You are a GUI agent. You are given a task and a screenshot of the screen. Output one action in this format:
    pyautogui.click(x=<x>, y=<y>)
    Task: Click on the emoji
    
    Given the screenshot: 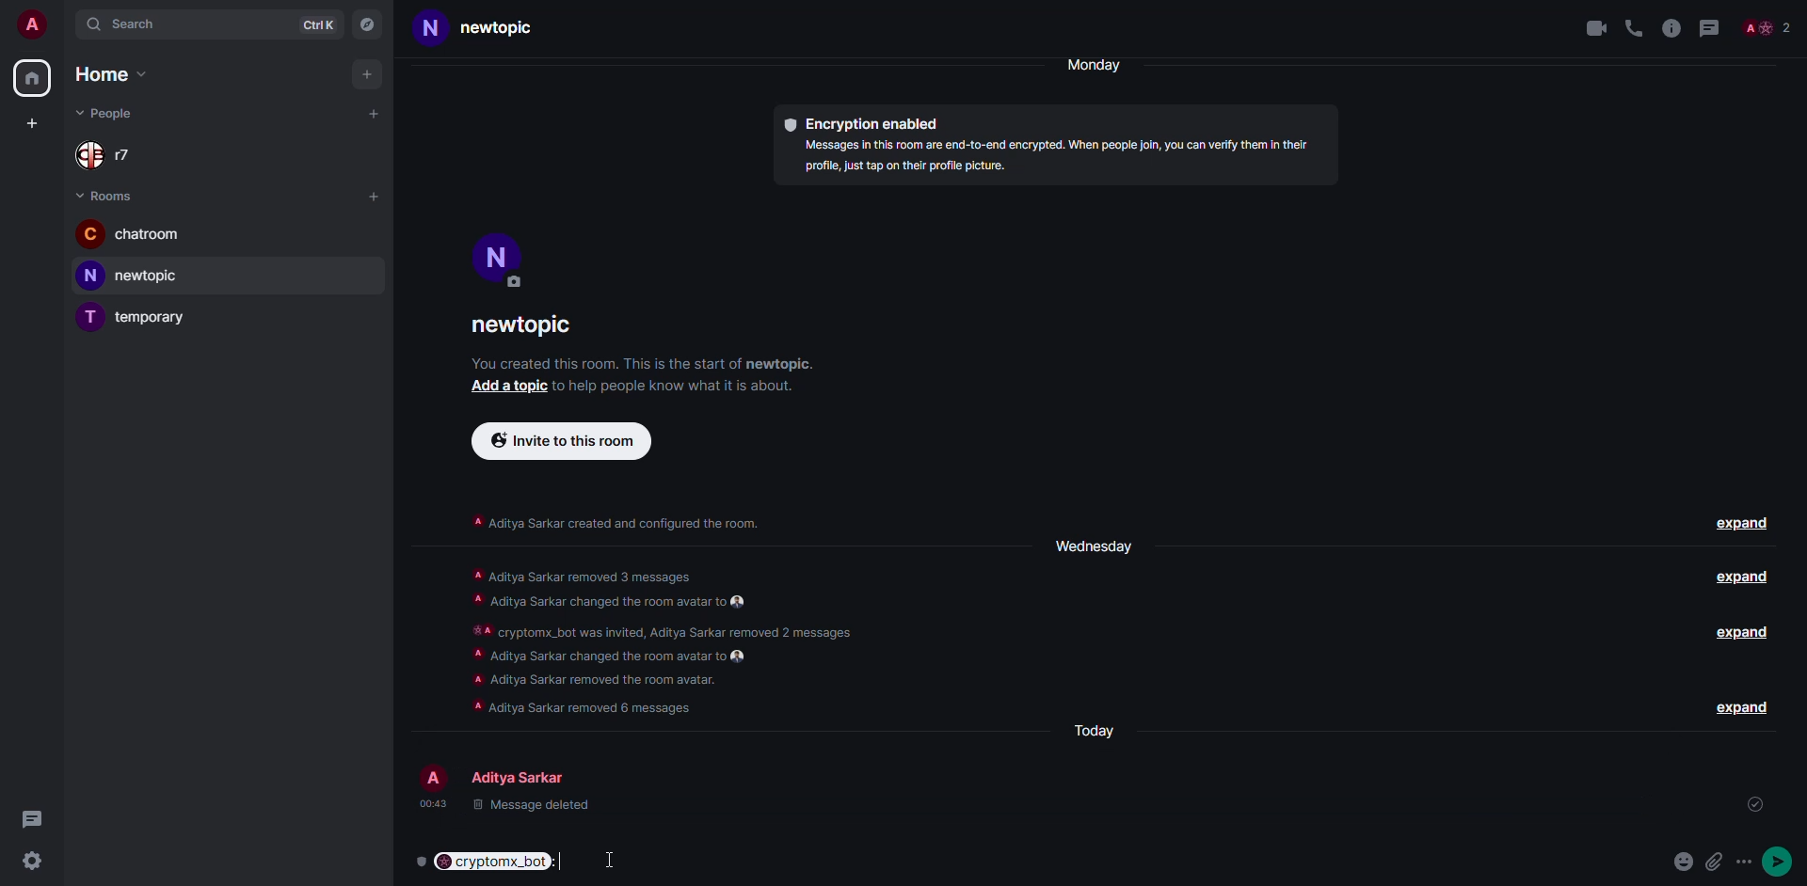 What is the action you would take?
    pyautogui.click(x=1684, y=860)
    